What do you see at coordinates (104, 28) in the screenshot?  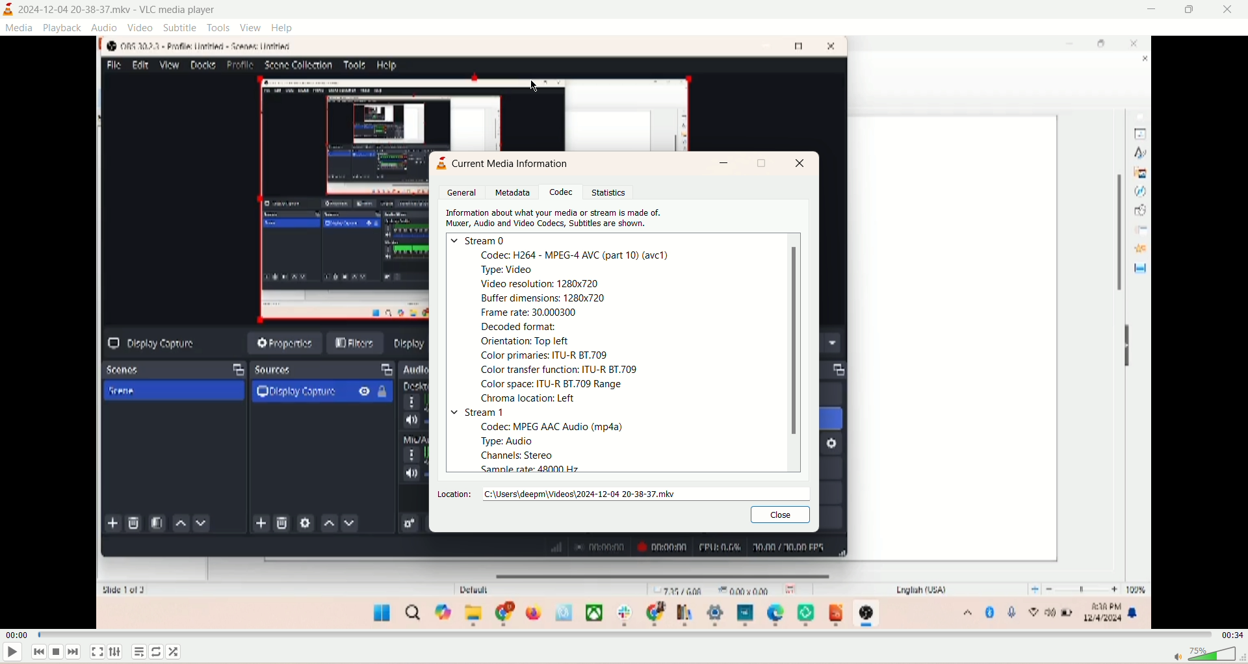 I see `audio` at bounding box center [104, 28].